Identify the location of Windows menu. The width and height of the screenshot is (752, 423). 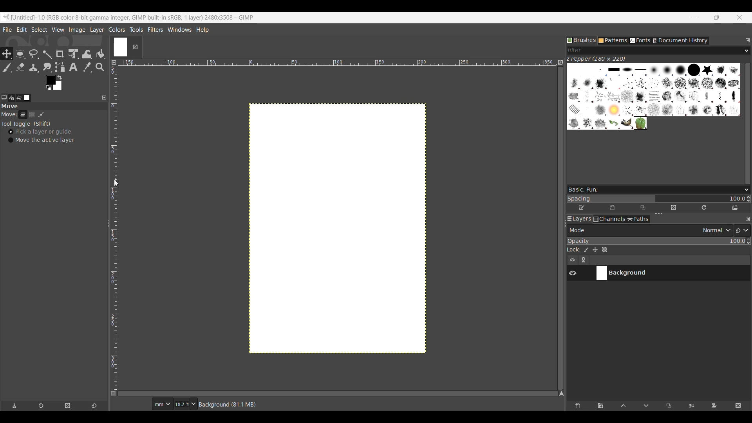
(179, 29).